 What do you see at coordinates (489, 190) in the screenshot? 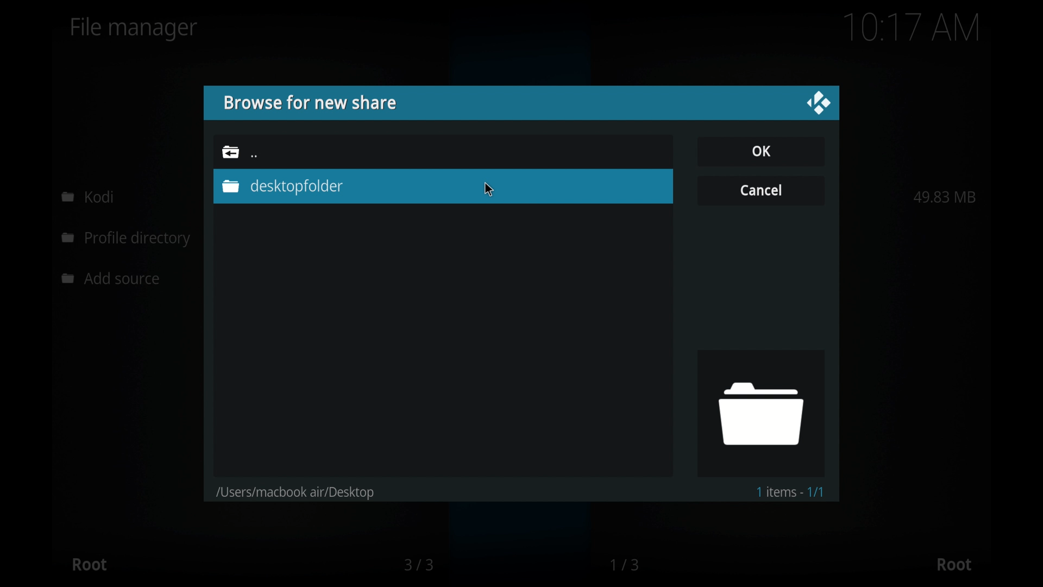
I see `cursor` at bounding box center [489, 190].